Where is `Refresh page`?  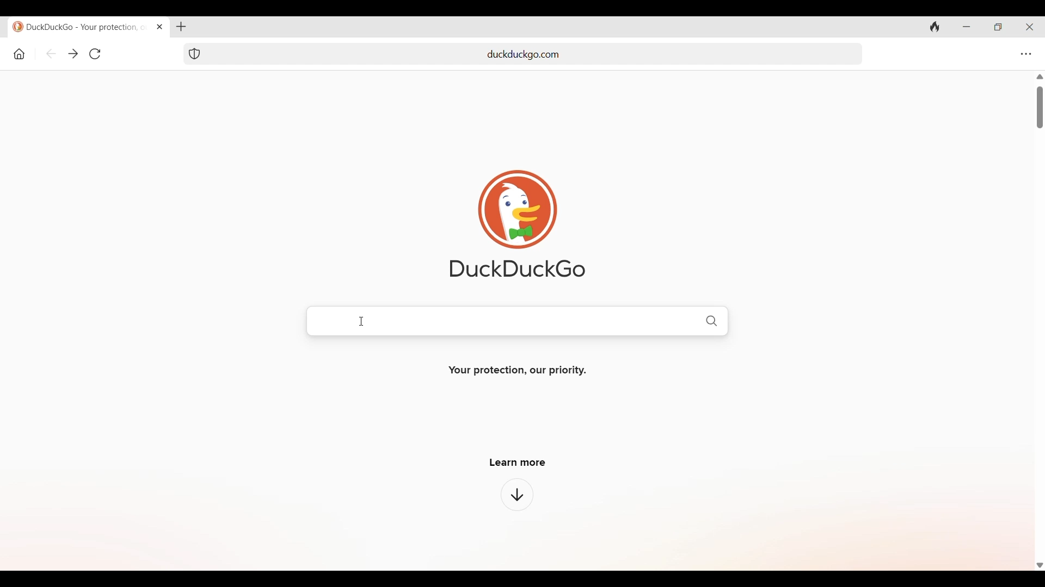 Refresh page is located at coordinates (95, 54).